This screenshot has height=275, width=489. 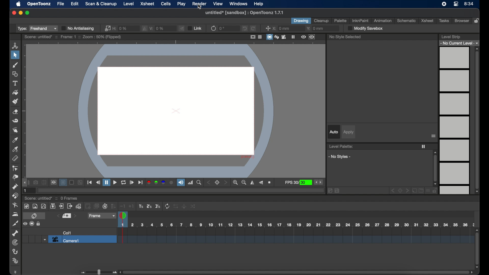 I want to click on freeze, so click(x=293, y=37).